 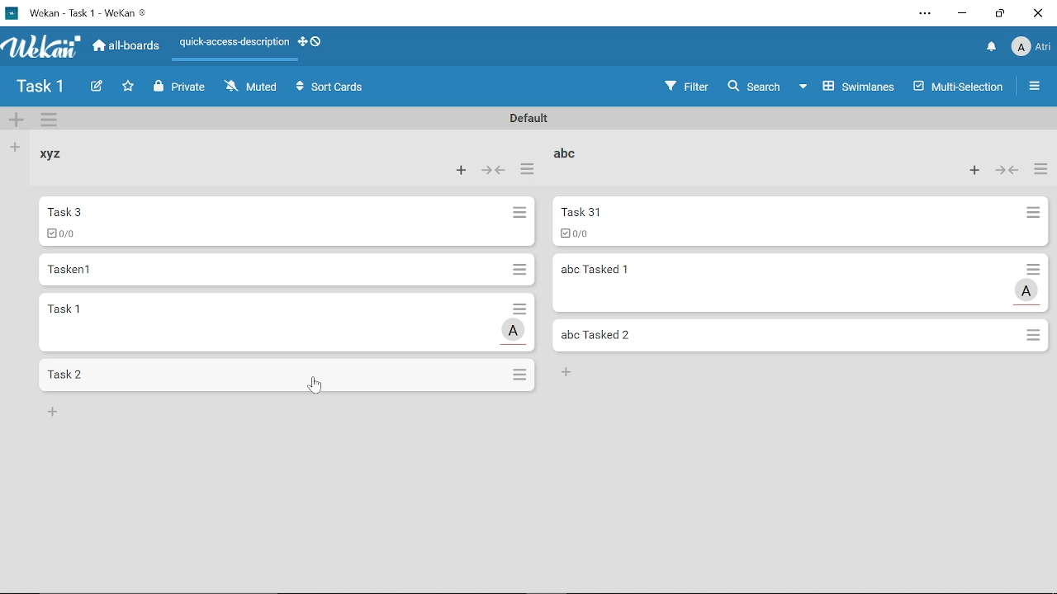 What do you see at coordinates (13, 147) in the screenshot?
I see `Add list` at bounding box center [13, 147].